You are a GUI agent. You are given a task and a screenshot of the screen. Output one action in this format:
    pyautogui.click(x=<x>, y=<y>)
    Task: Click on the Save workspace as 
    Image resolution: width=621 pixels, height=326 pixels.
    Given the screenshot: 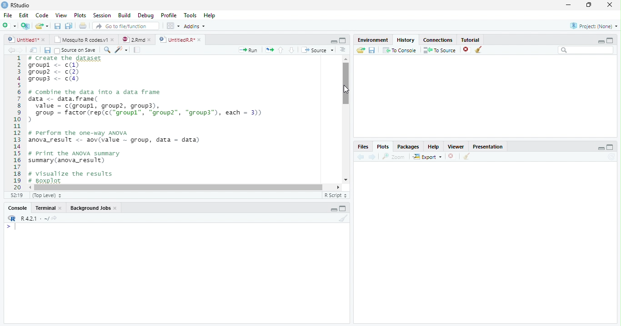 What is the action you would take?
    pyautogui.click(x=373, y=50)
    